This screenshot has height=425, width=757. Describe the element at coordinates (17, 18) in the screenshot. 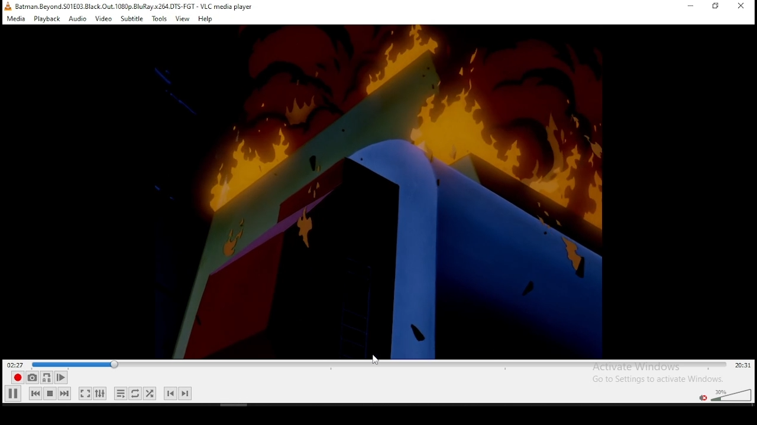

I see `media` at that location.